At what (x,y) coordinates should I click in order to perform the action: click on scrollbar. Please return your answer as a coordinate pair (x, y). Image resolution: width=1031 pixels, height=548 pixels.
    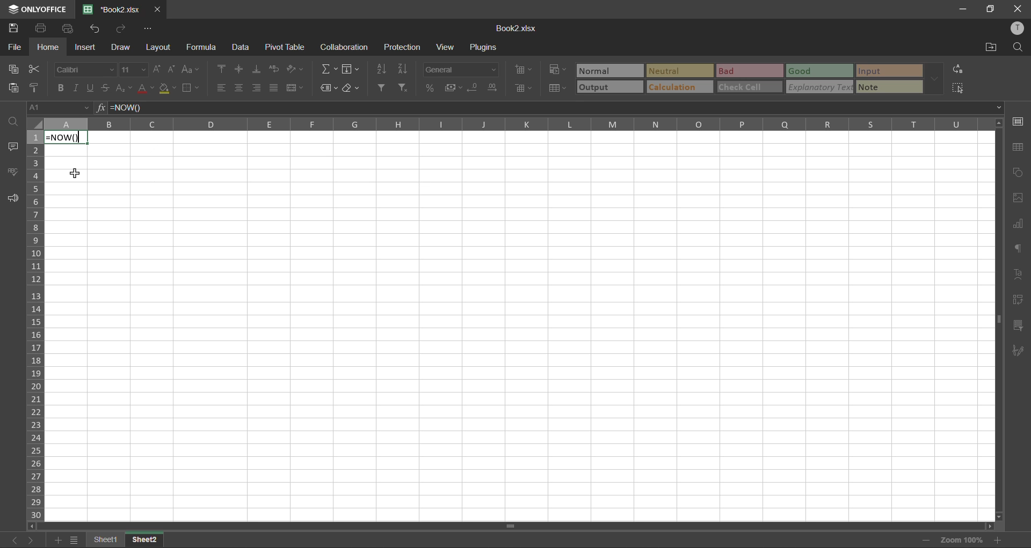
    Looking at the image, I should click on (509, 526).